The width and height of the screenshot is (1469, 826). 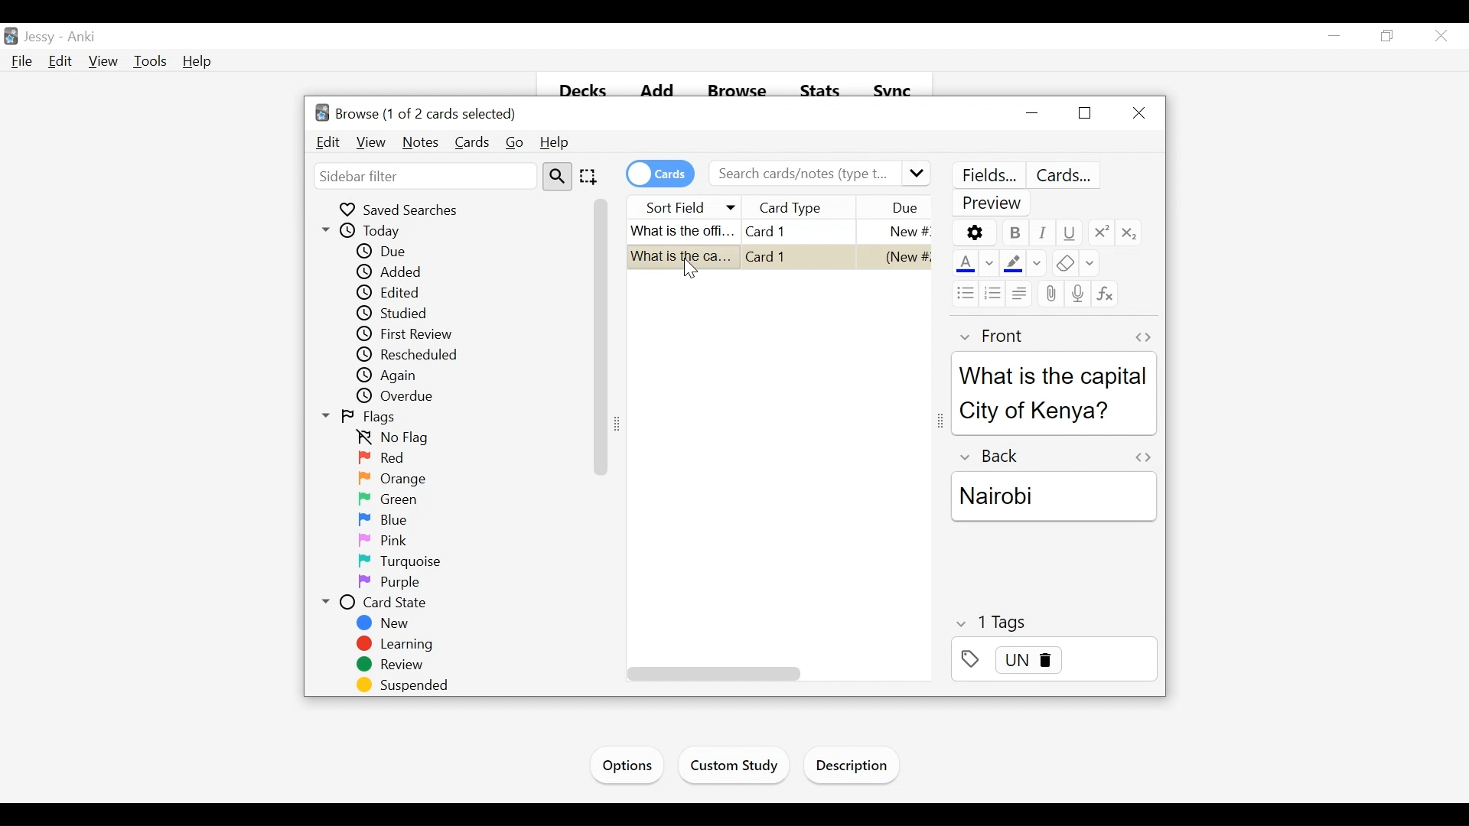 I want to click on Sort Field, so click(x=685, y=206).